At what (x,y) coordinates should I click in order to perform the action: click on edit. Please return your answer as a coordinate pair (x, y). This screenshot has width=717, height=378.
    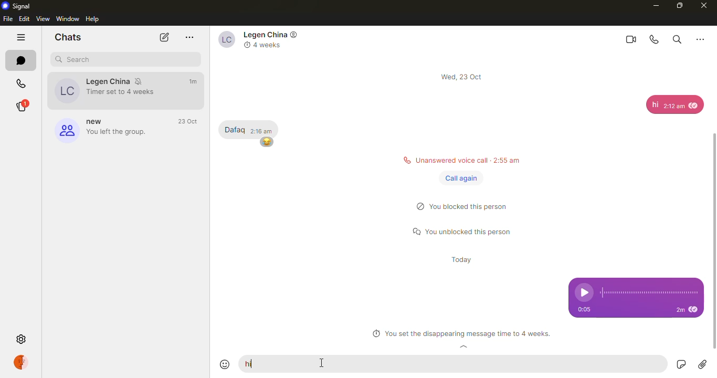
    Looking at the image, I should click on (24, 18).